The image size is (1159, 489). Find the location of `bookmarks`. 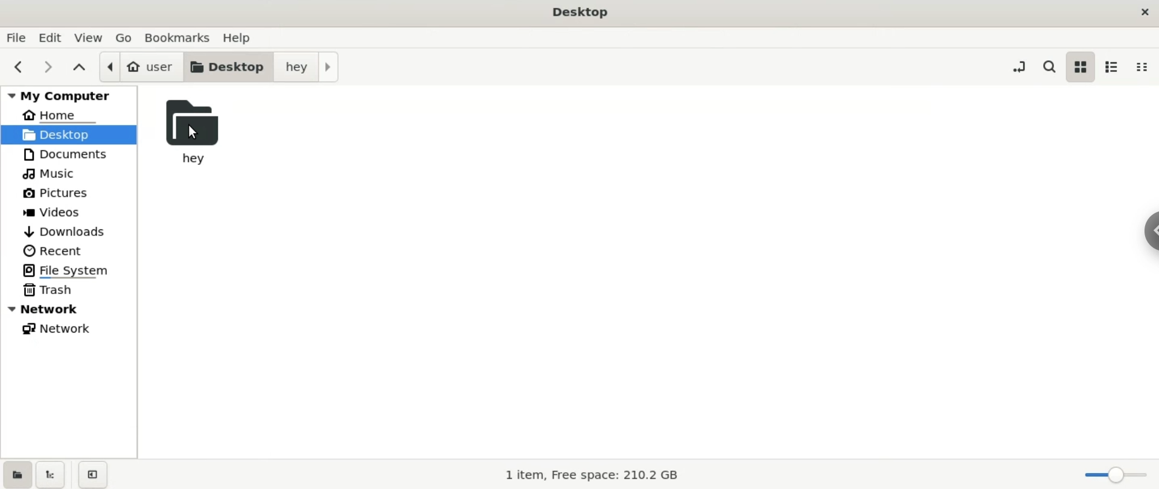

bookmarks is located at coordinates (182, 37).